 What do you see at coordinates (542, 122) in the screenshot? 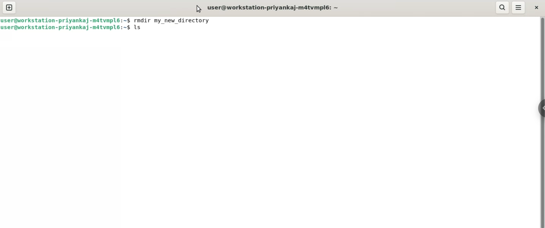
I see `verical scroll bar` at bounding box center [542, 122].